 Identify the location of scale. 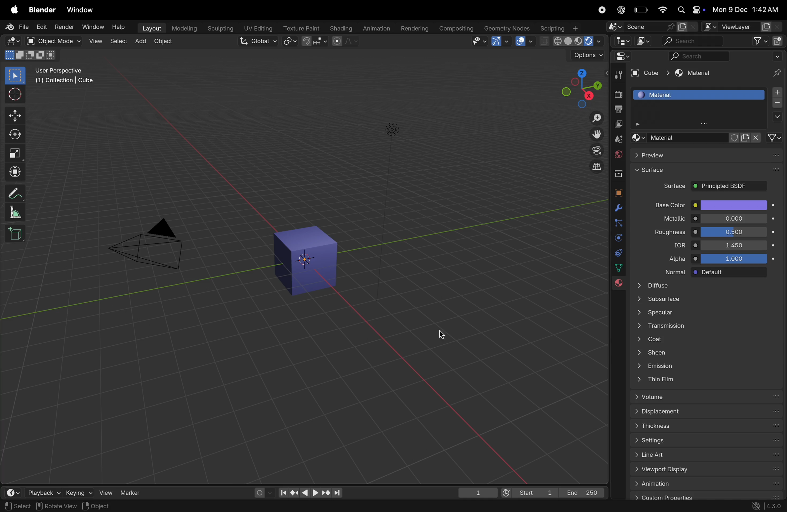
(15, 153).